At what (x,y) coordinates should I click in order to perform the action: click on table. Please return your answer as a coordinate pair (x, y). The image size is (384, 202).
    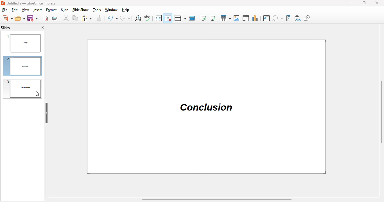
    Looking at the image, I should click on (226, 18).